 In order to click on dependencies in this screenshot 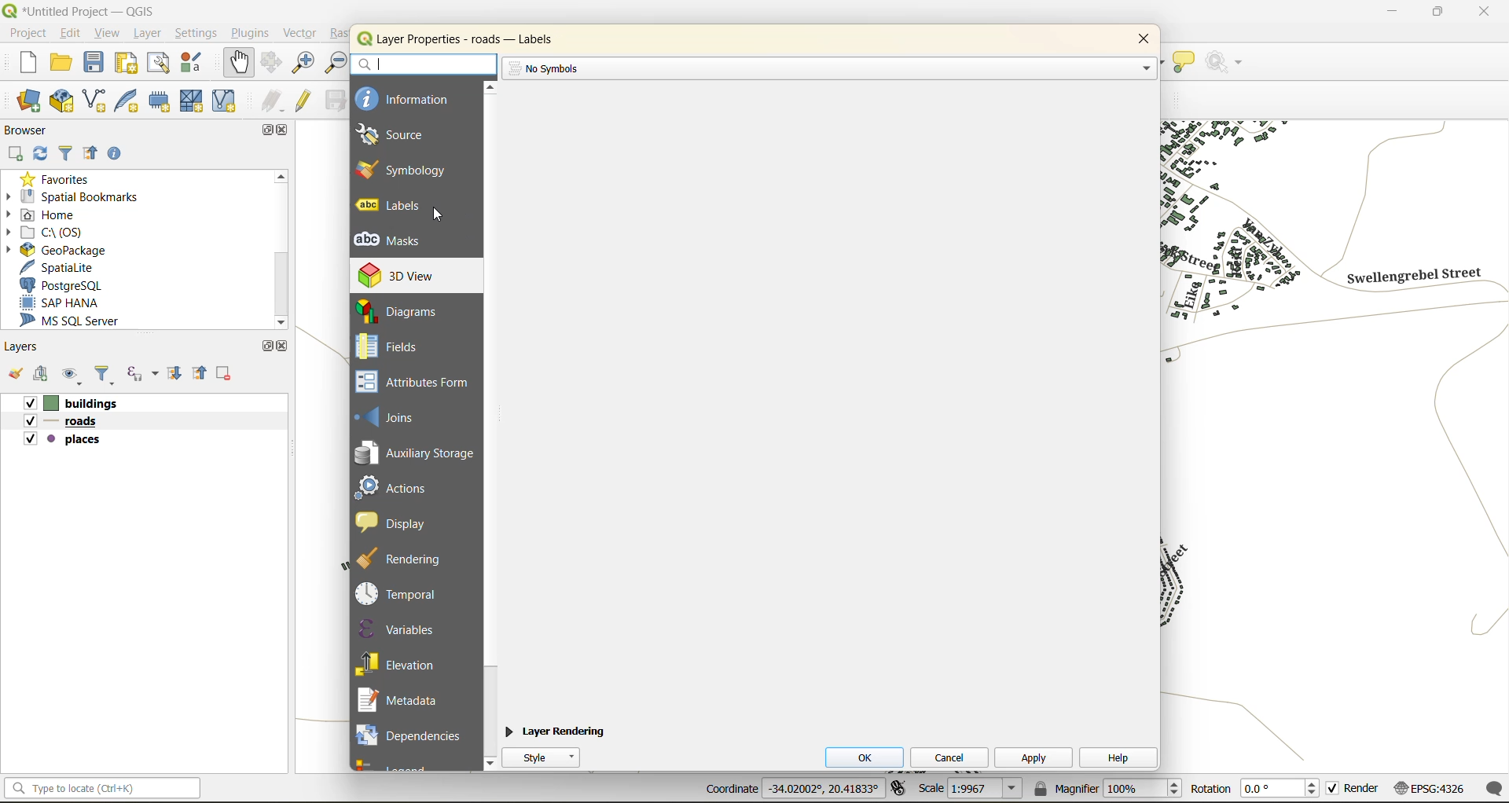, I will do `click(409, 733)`.